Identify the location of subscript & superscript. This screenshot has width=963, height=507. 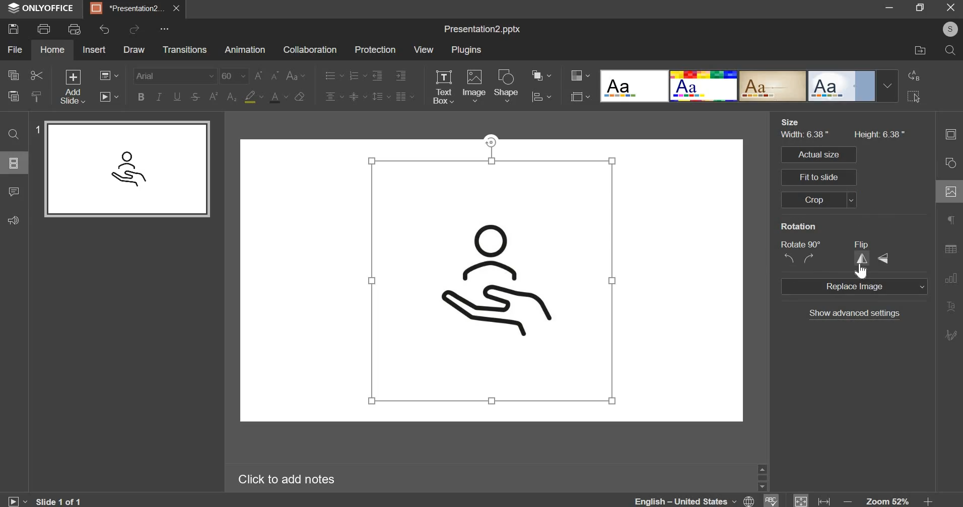
(222, 98).